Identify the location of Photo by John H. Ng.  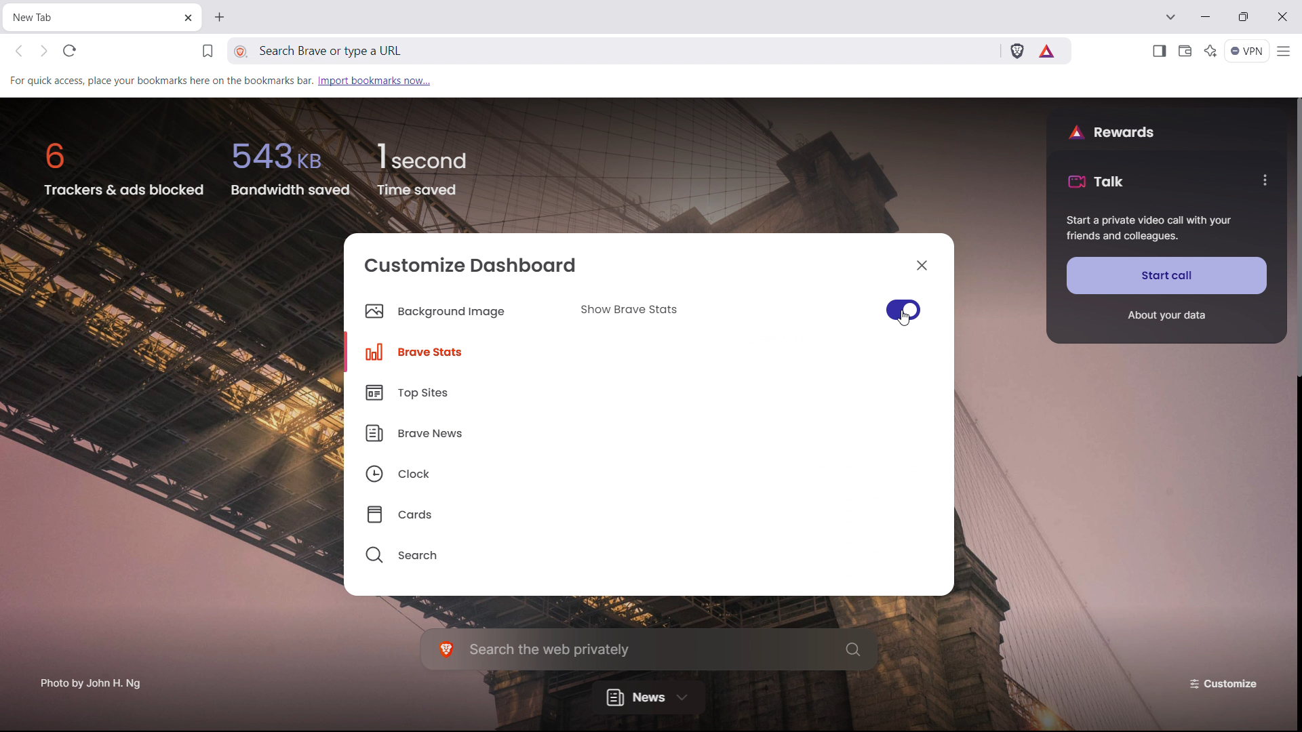
(92, 678).